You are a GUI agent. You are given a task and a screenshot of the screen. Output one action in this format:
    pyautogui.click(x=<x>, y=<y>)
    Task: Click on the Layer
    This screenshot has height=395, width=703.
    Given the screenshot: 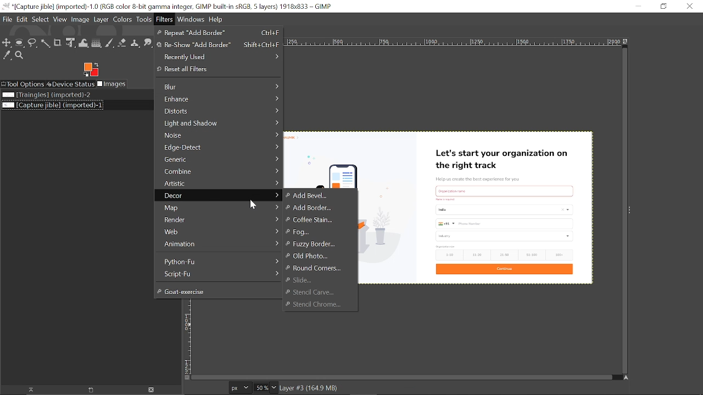 What is the action you would take?
    pyautogui.click(x=101, y=19)
    